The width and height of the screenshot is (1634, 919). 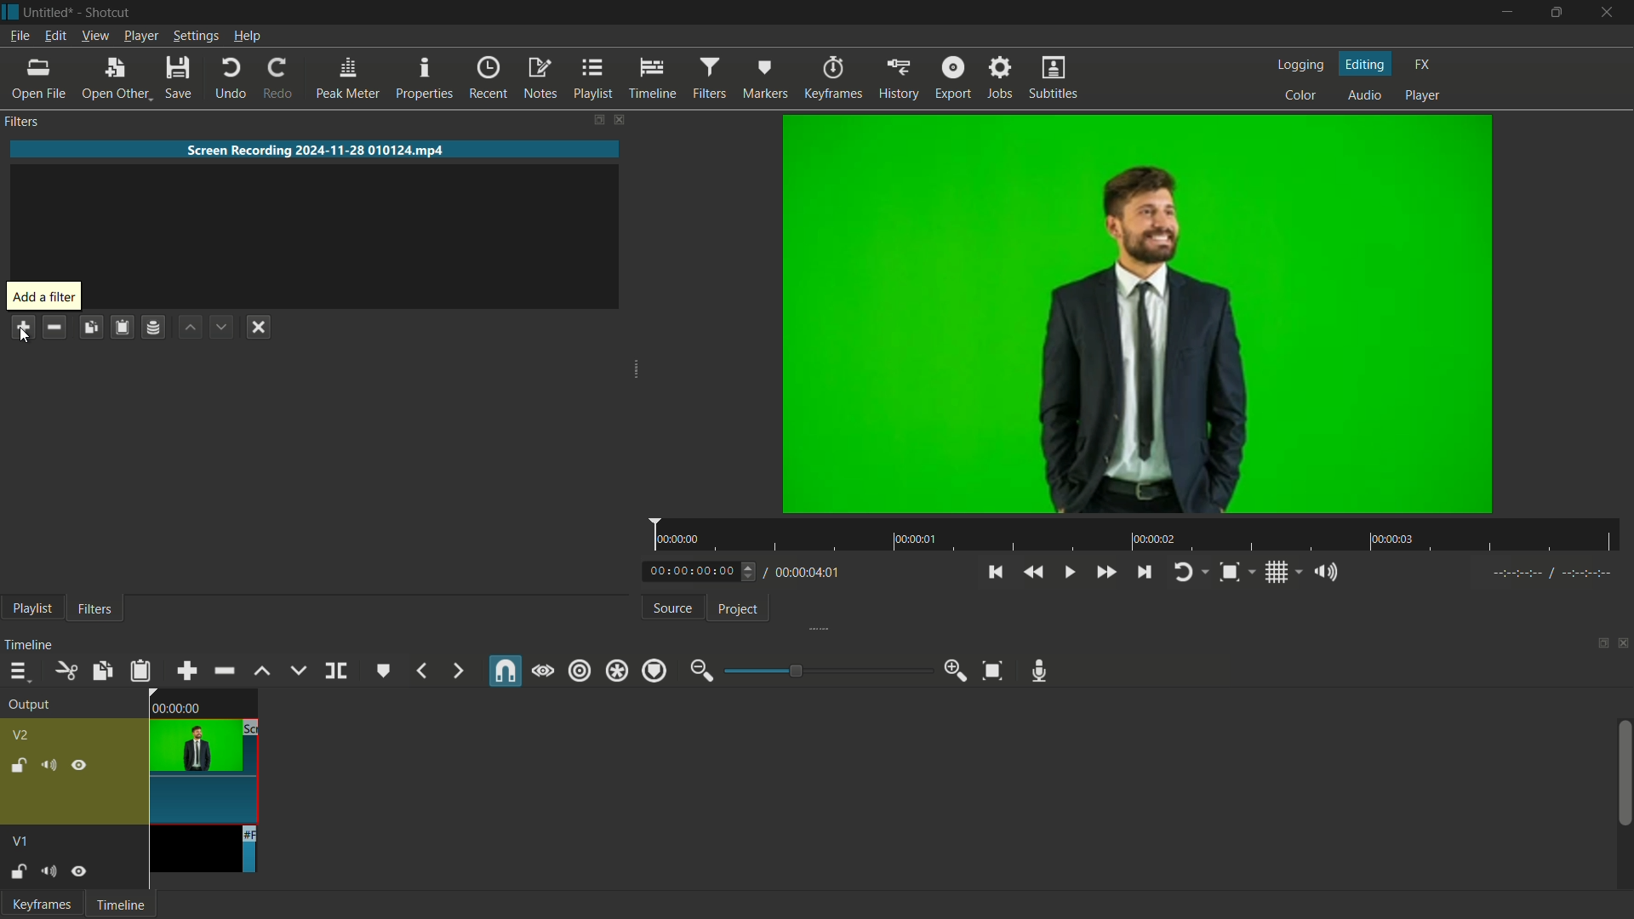 I want to click on mute, so click(x=47, y=765).